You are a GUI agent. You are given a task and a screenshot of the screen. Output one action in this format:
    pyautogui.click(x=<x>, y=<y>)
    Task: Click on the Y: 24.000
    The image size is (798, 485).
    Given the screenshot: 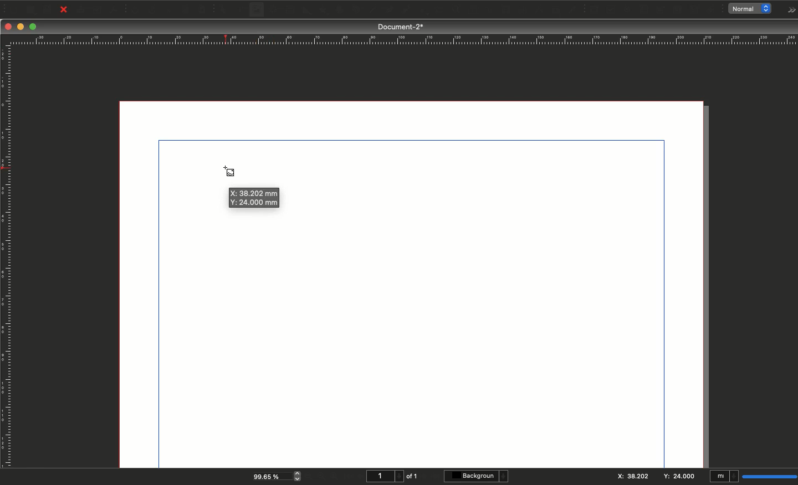 What is the action you would take?
    pyautogui.click(x=678, y=477)
    